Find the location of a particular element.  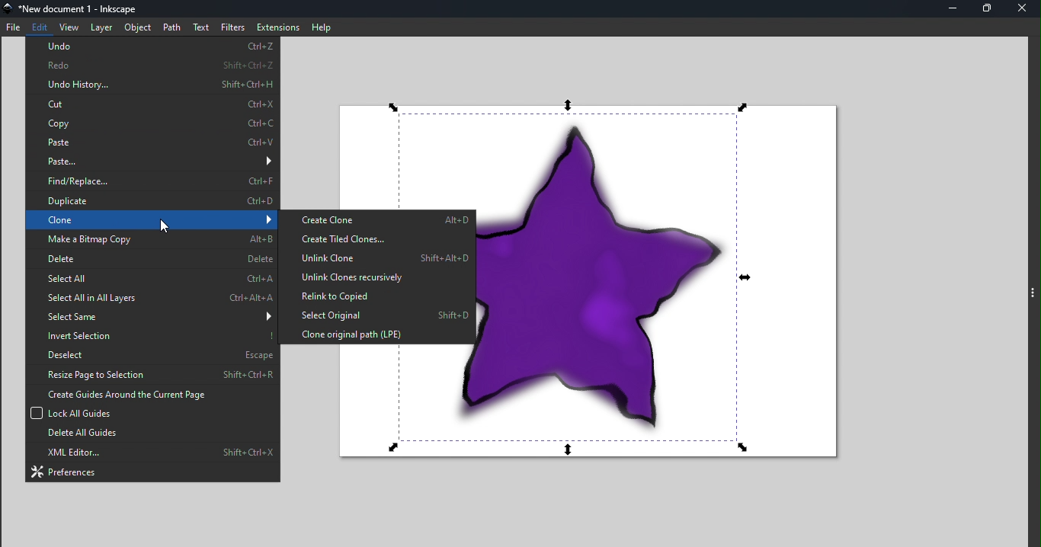

undo history is located at coordinates (153, 84).